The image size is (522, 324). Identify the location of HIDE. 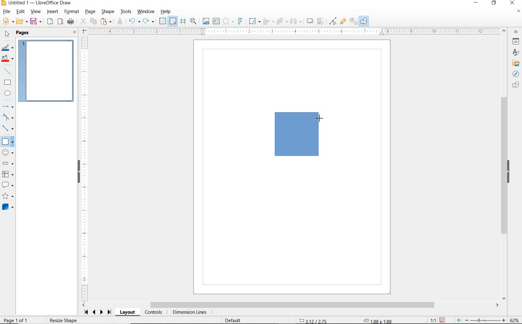
(508, 172).